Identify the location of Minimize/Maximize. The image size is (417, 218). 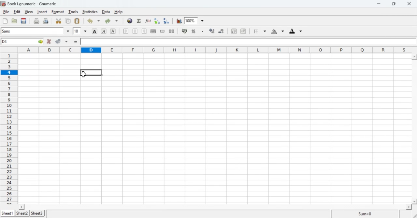
(396, 4).